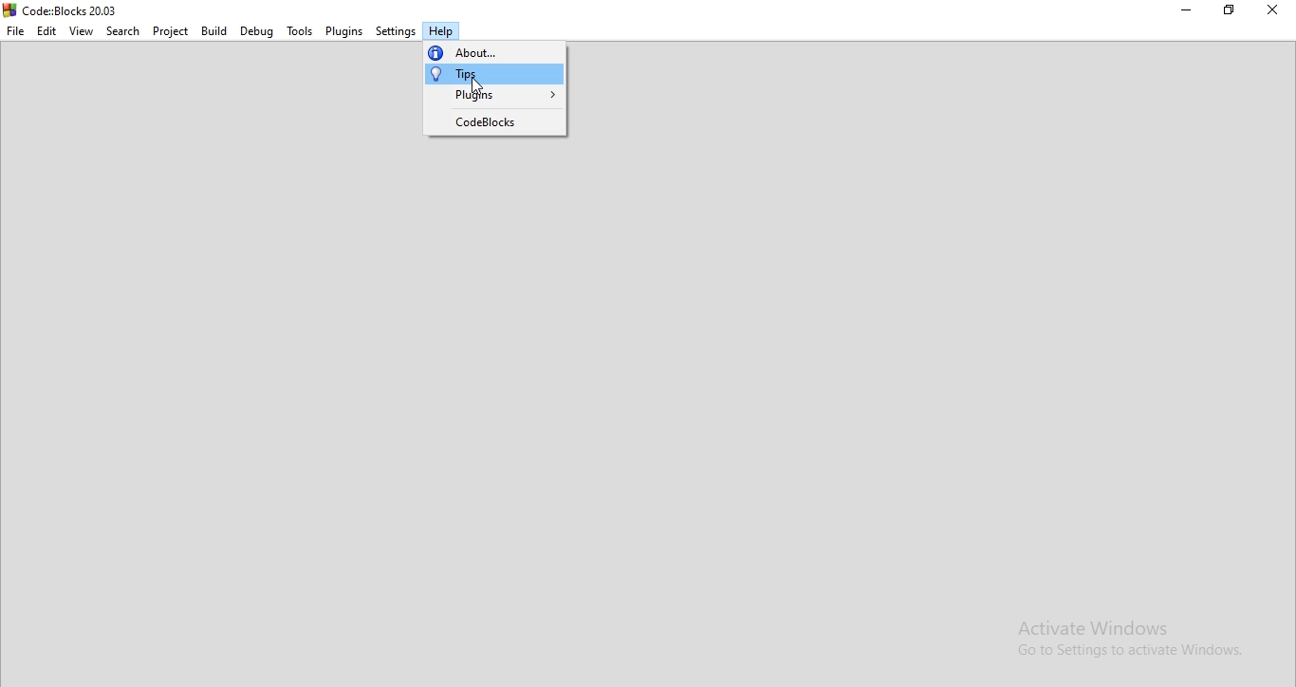 This screenshot has height=687, width=1296. What do you see at coordinates (439, 32) in the screenshot?
I see `Help` at bounding box center [439, 32].